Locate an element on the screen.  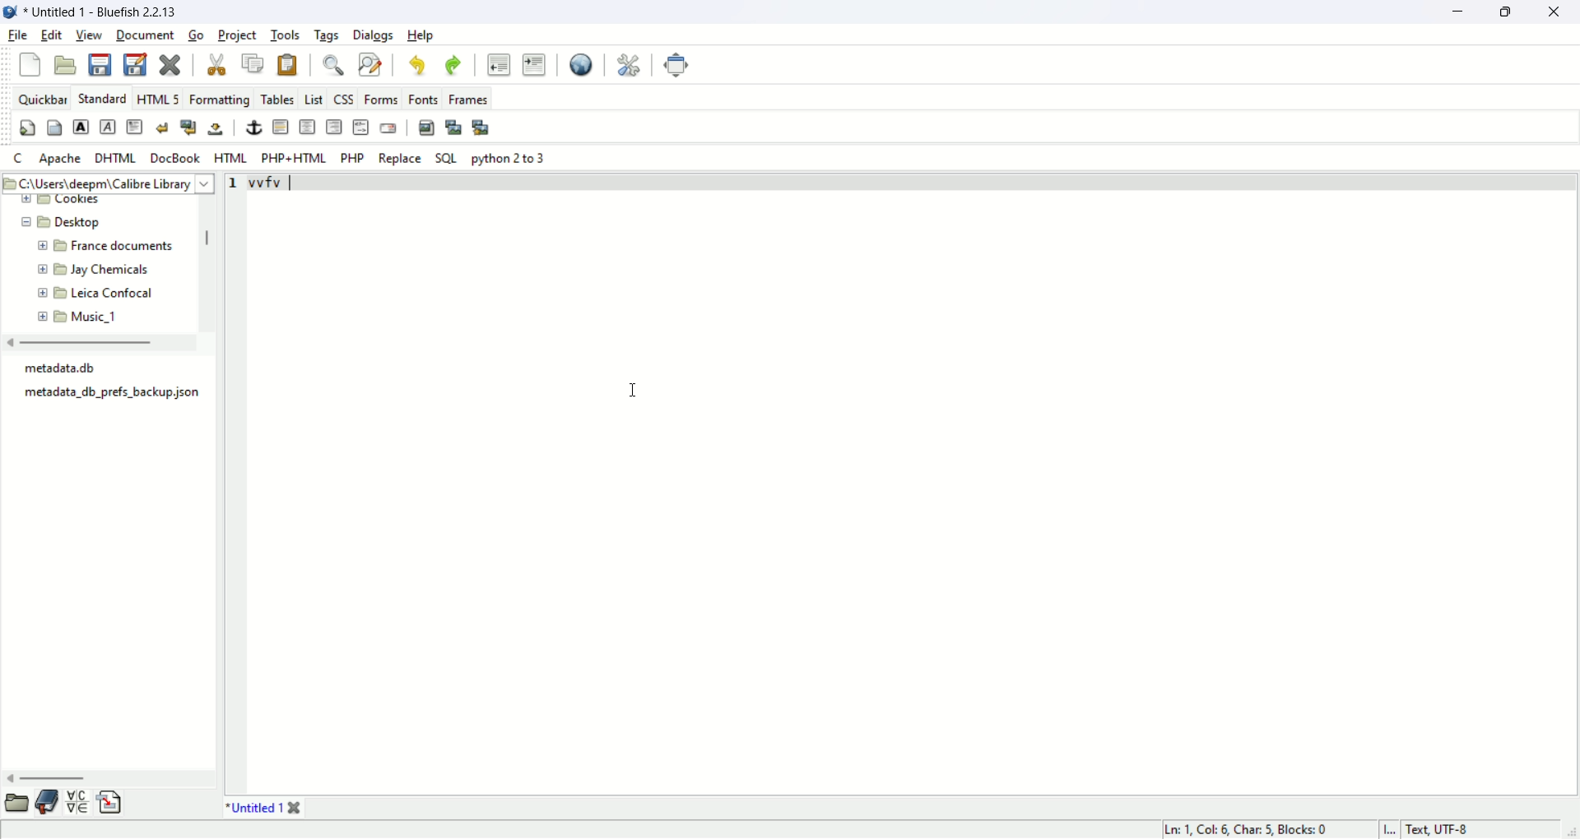
email is located at coordinates (387, 128).